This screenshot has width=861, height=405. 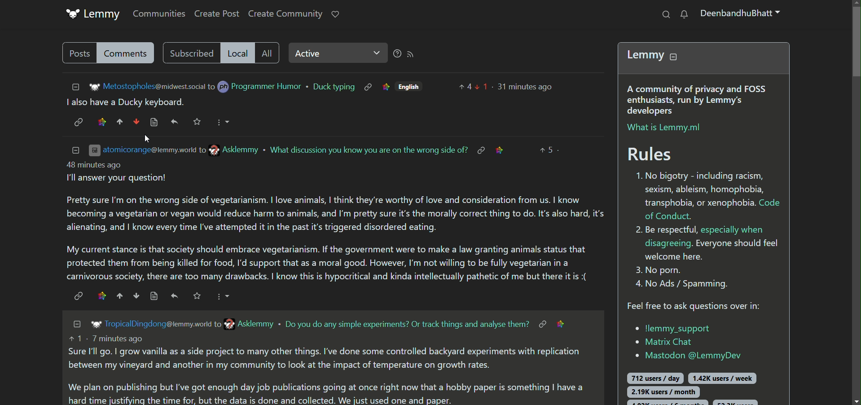 I want to click on matrix chat, so click(x=664, y=343).